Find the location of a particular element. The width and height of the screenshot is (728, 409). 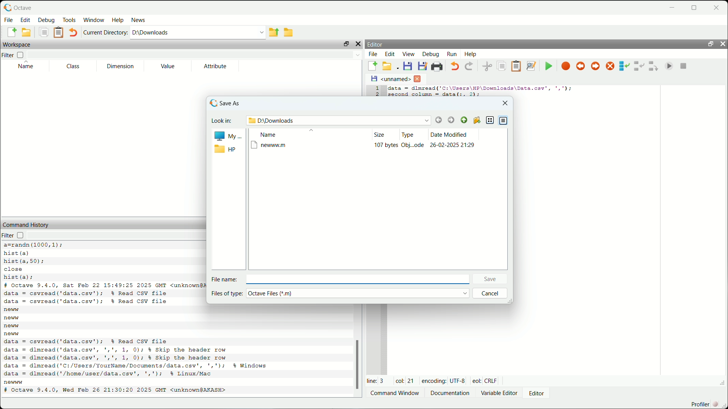

octave version and date is located at coordinates (102, 284).